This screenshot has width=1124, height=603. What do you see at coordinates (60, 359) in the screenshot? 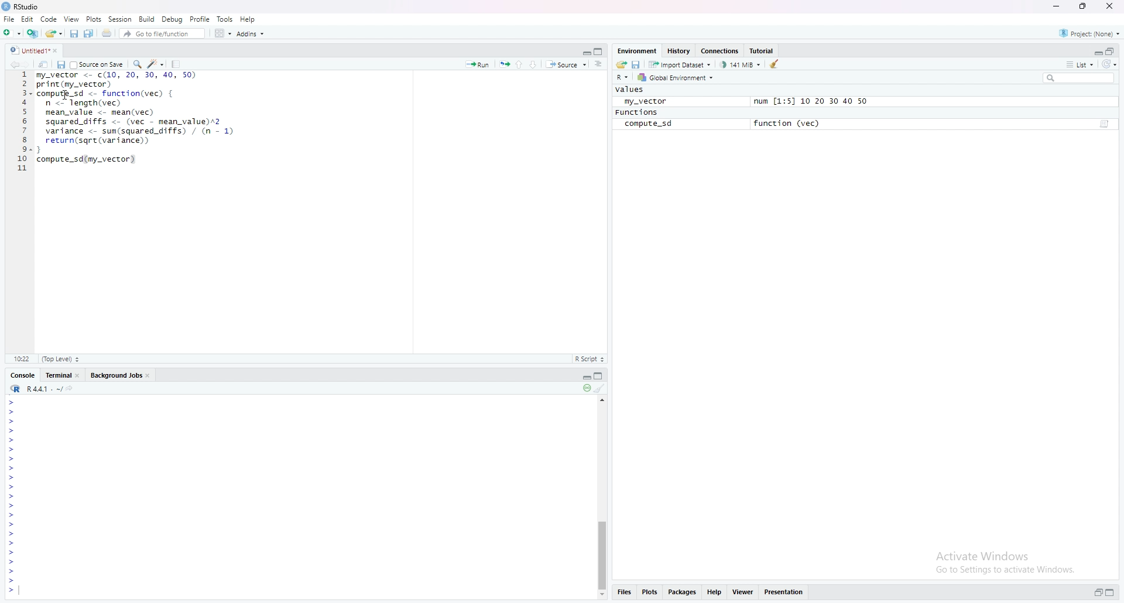
I see `(Top Level)` at bounding box center [60, 359].